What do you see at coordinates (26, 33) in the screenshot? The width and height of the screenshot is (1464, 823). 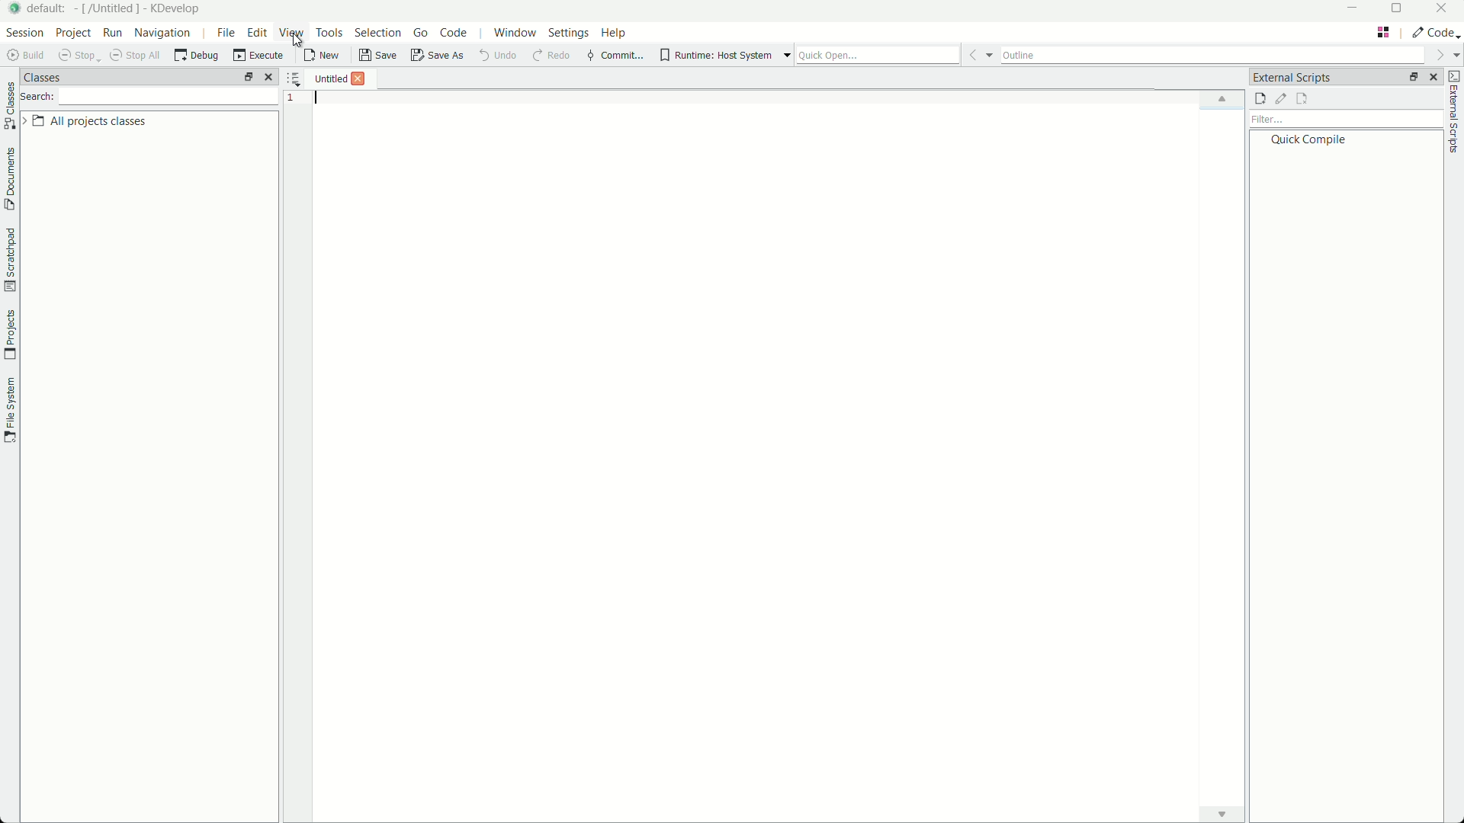 I see `session menu` at bounding box center [26, 33].